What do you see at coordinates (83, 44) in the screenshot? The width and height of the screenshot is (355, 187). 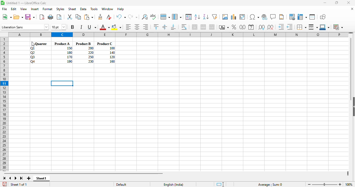 I see `Product B` at bounding box center [83, 44].